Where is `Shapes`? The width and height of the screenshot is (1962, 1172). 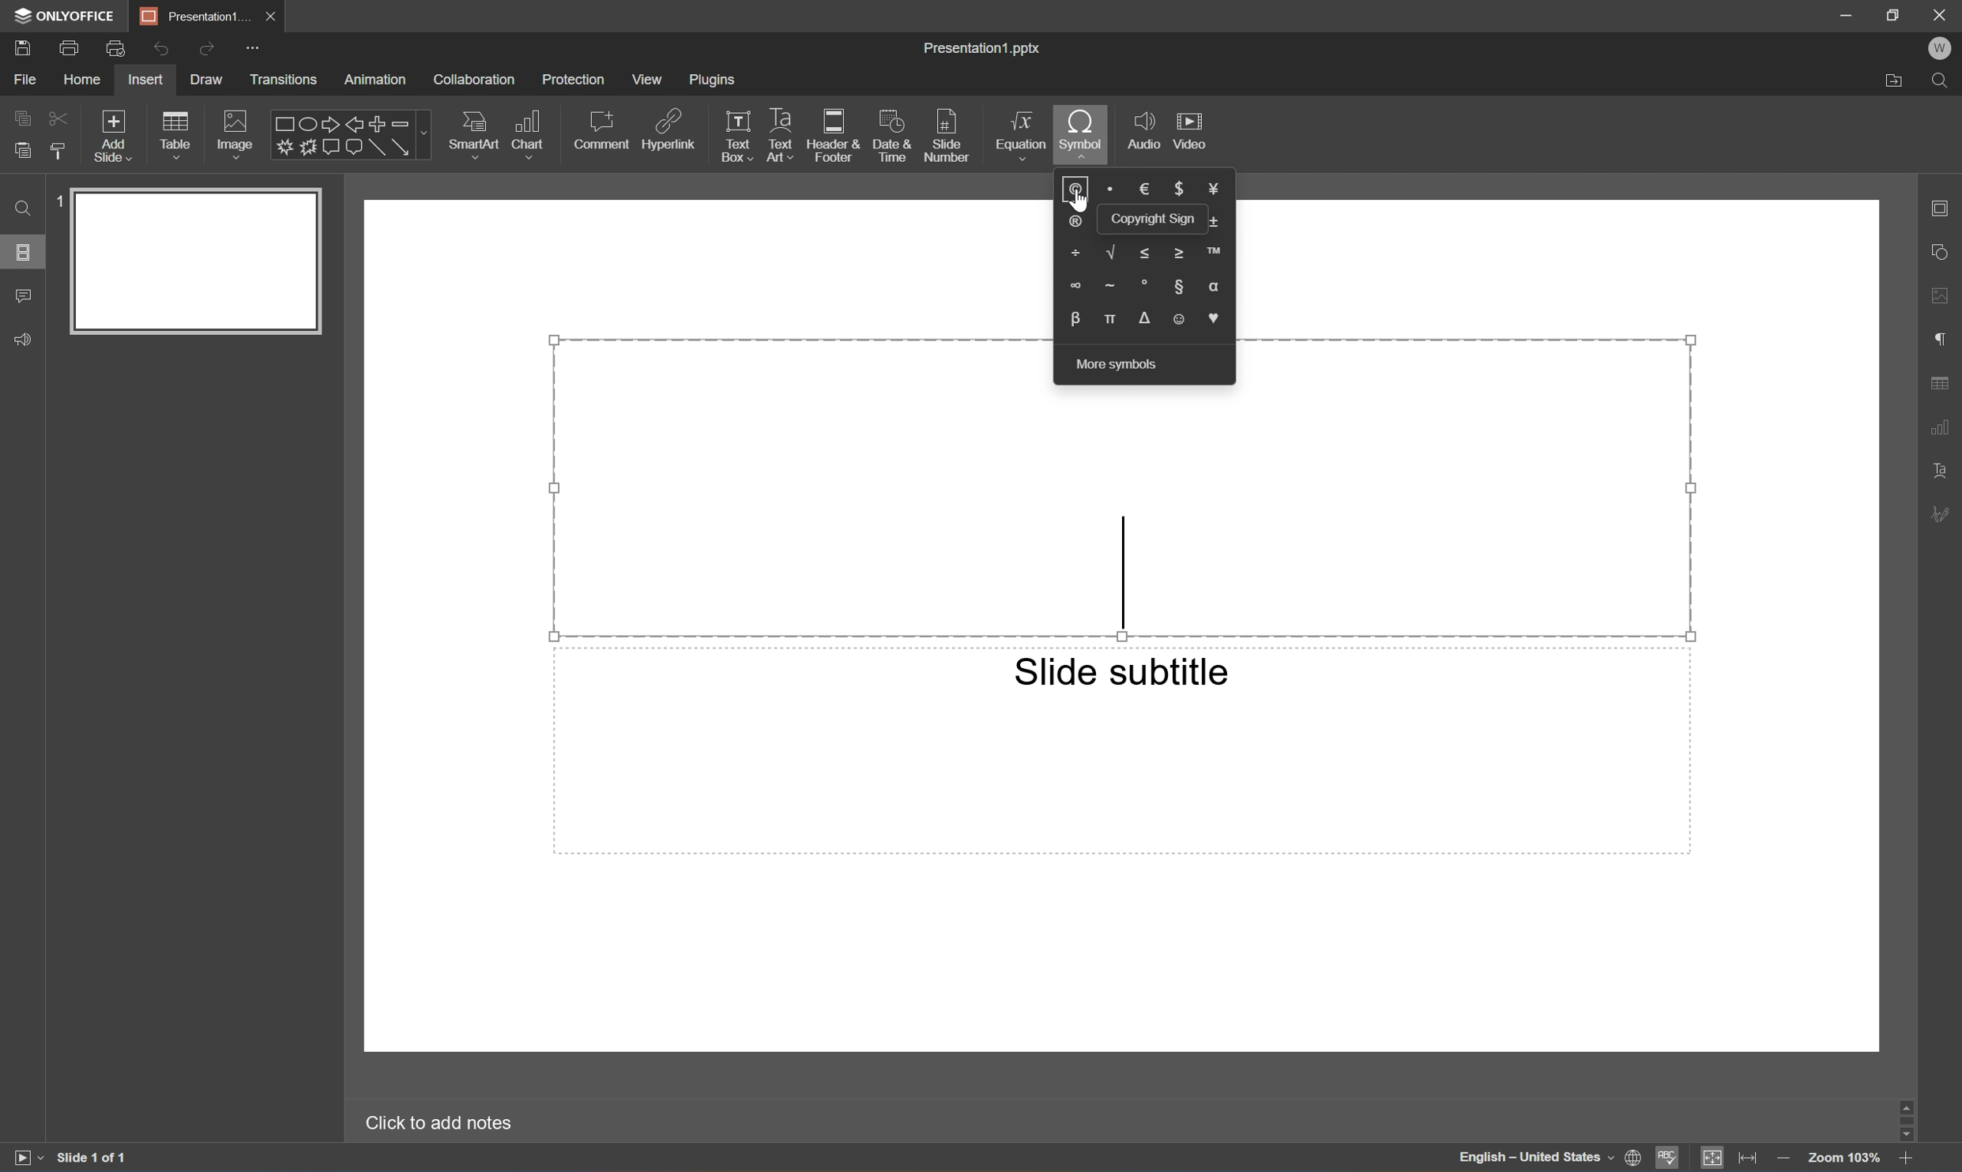
Shapes is located at coordinates (353, 134).